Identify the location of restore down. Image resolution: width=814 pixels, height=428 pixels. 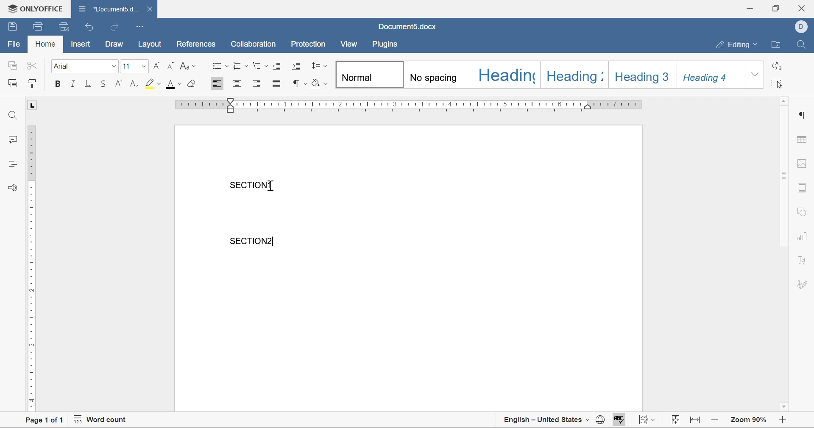
(775, 8).